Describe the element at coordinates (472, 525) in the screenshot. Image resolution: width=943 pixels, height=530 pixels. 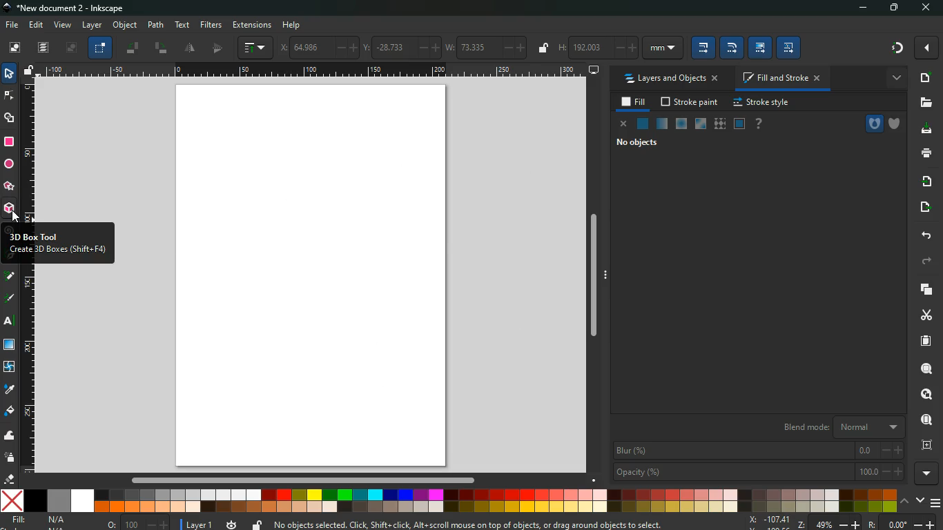
I see `message` at that location.